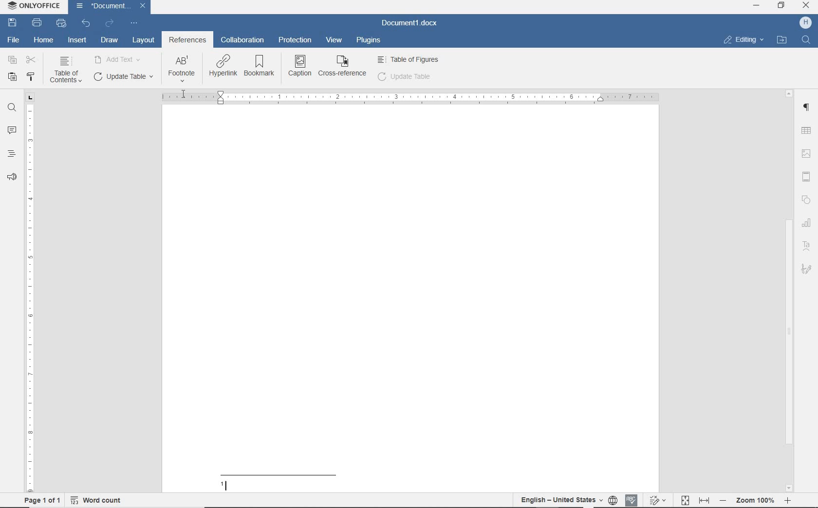  What do you see at coordinates (35, 6) in the screenshot?
I see `system name` at bounding box center [35, 6].